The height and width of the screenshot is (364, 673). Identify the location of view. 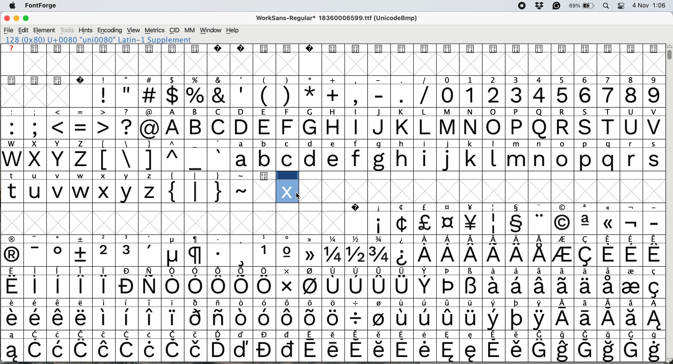
(132, 30).